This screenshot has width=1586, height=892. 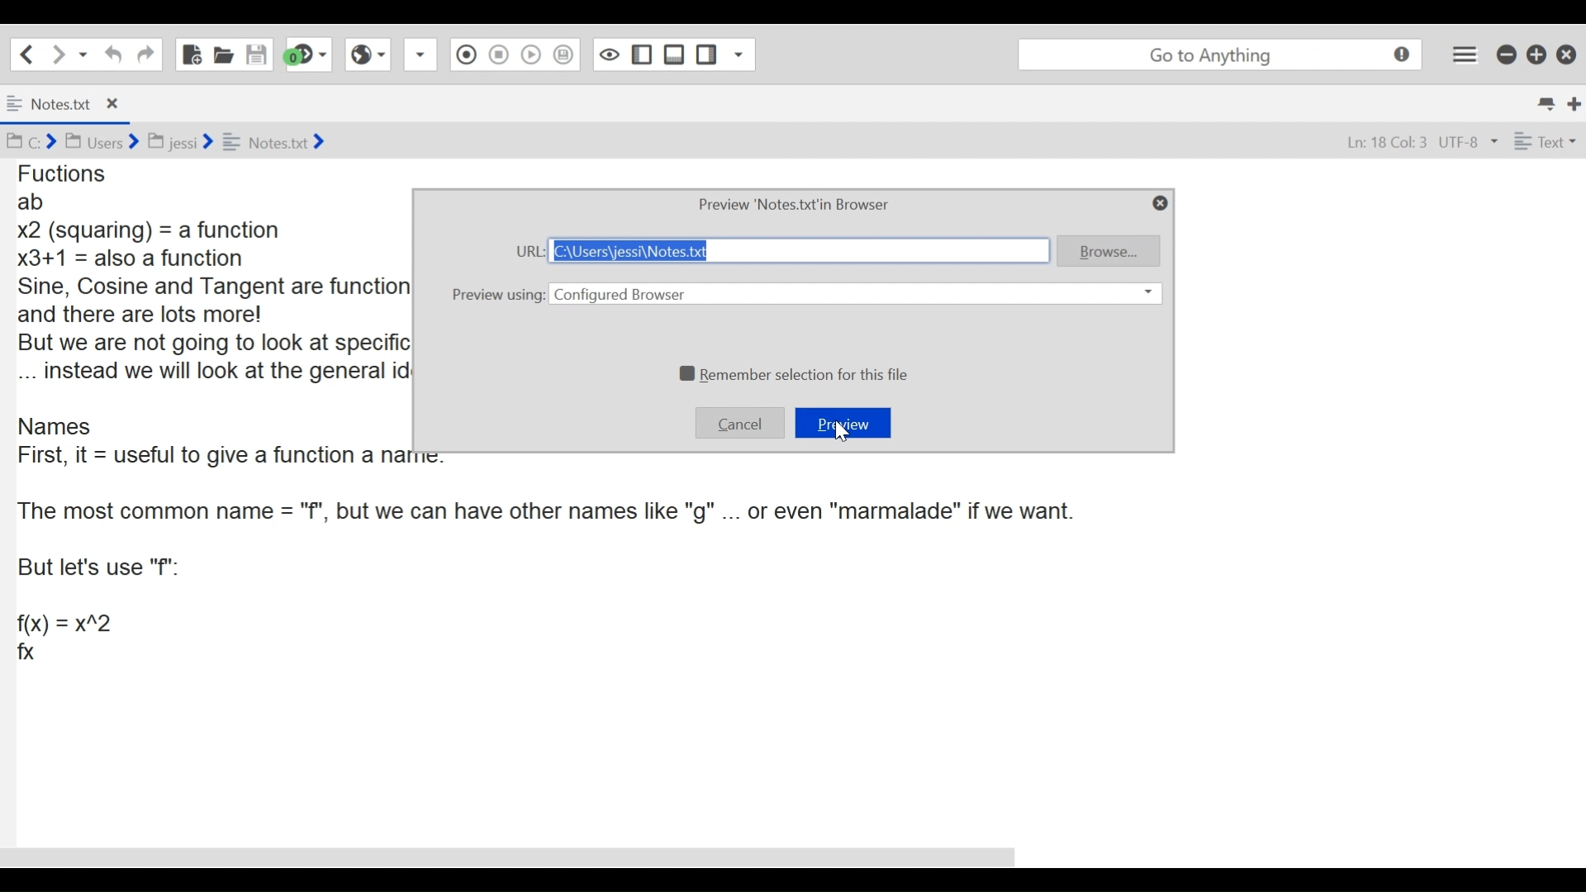 What do you see at coordinates (1534, 55) in the screenshot?
I see `restore` at bounding box center [1534, 55].